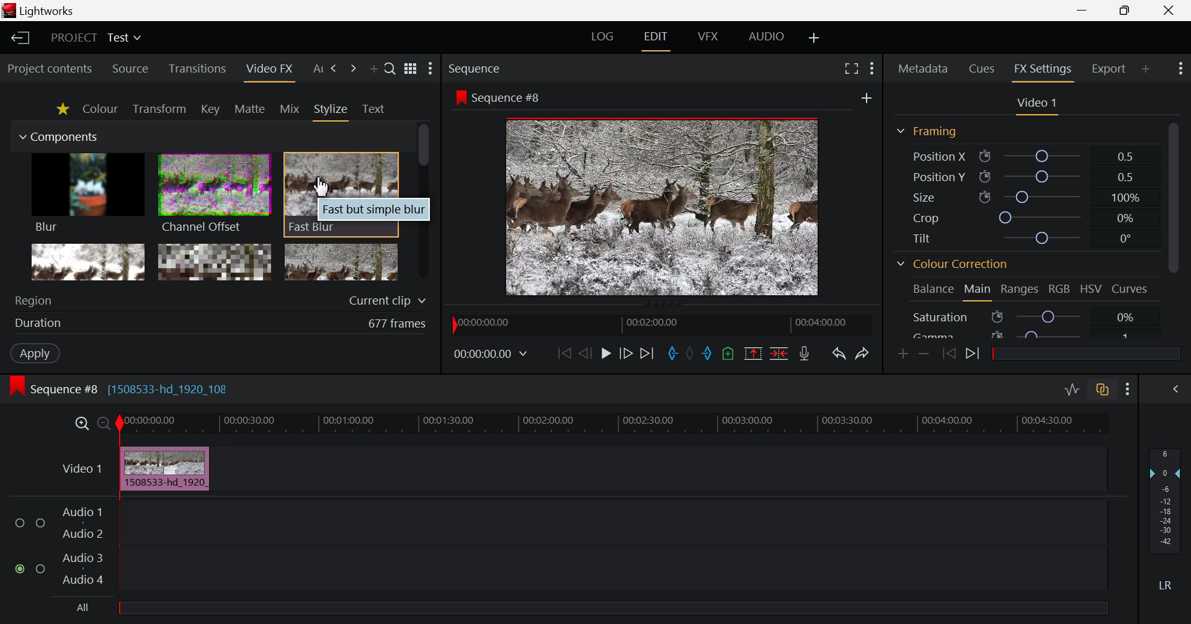 The width and height of the screenshot is (1191, 624). I want to click on LOG Layout, so click(603, 40).